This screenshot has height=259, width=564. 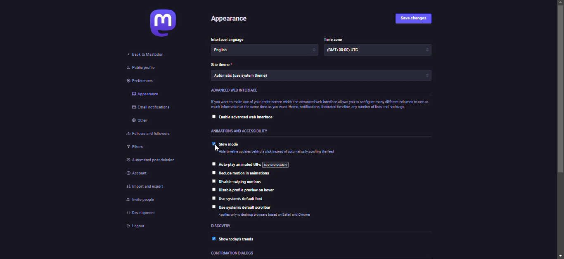 I want to click on interface language, so click(x=230, y=39).